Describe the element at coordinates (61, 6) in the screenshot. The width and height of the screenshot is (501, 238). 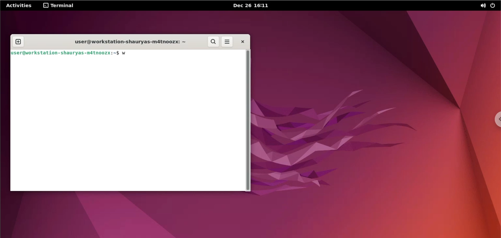
I see `terminal options` at that location.